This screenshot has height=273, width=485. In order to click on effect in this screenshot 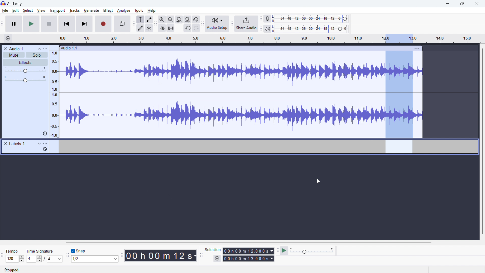, I will do `click(108, 11)`.